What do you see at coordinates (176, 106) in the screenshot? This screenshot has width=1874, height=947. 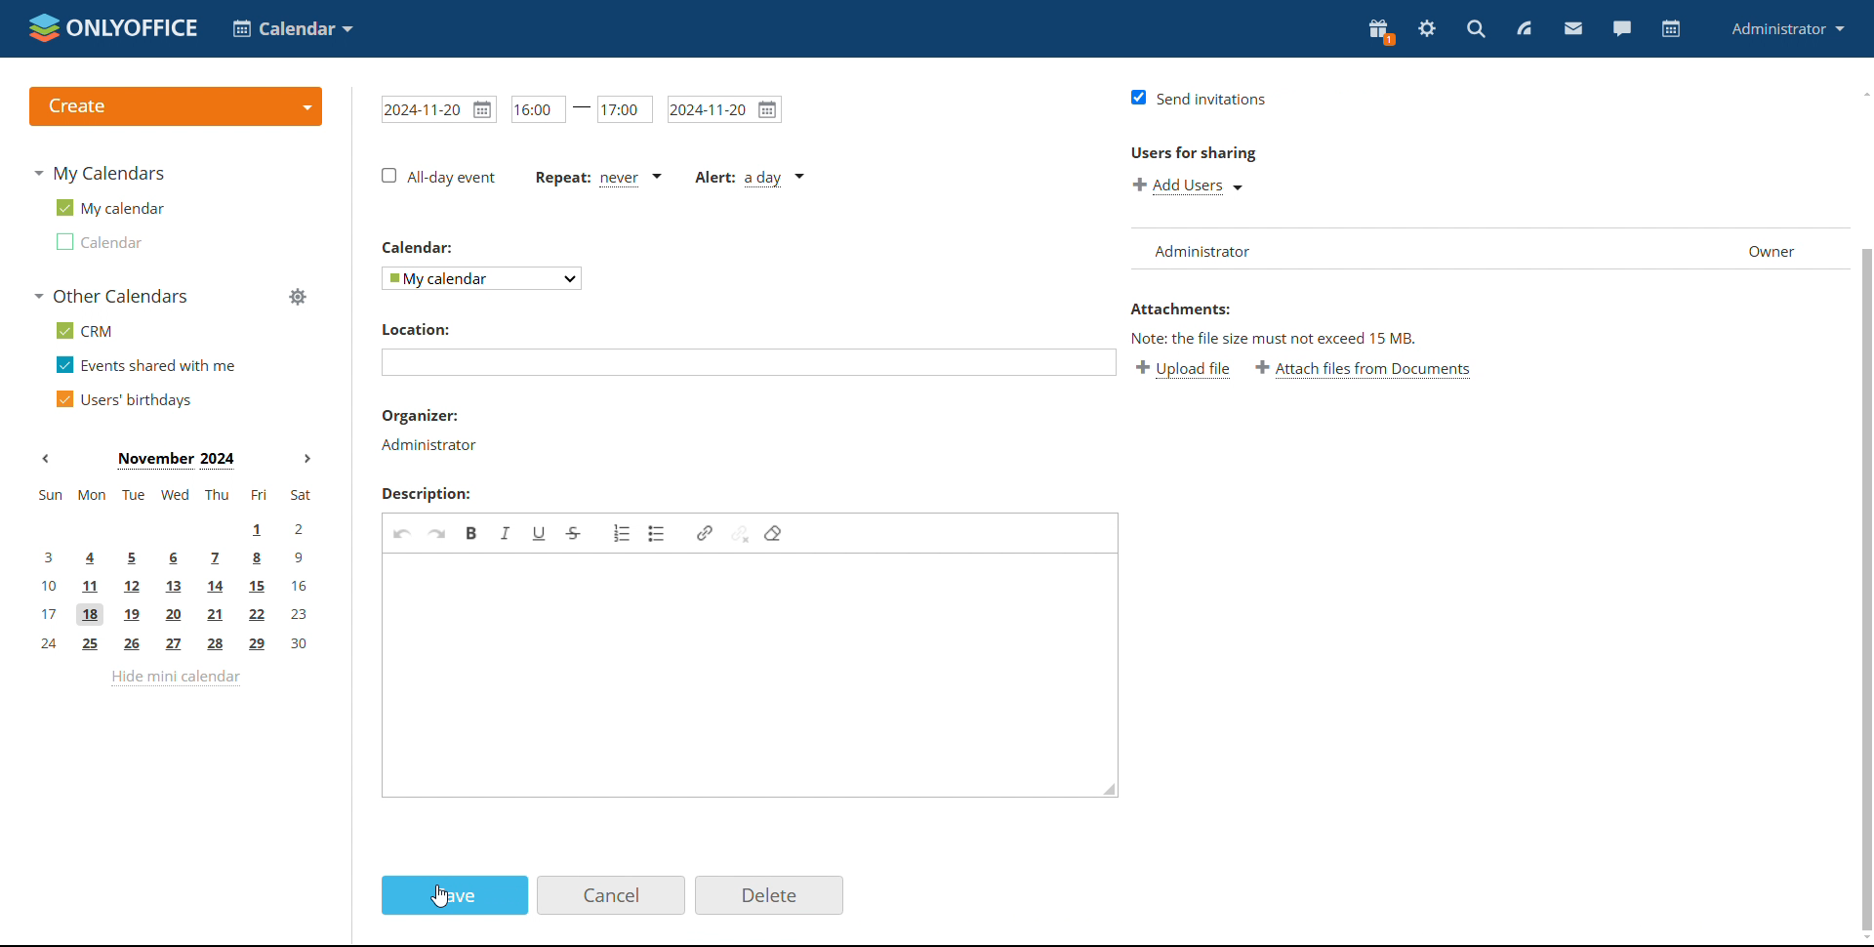 I see `create` at bounding box center [176, 106].